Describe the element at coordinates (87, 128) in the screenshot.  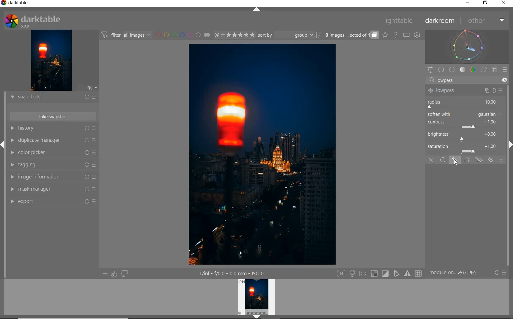
I see `reset` at that location.